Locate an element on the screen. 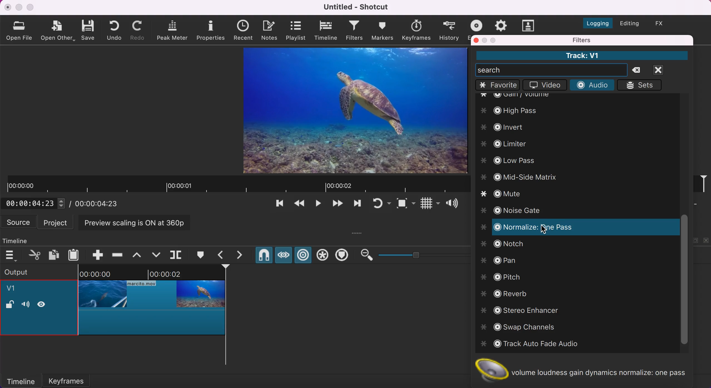 This screenshot has width=711, height=388. delete is located at coordinates (639, 70).